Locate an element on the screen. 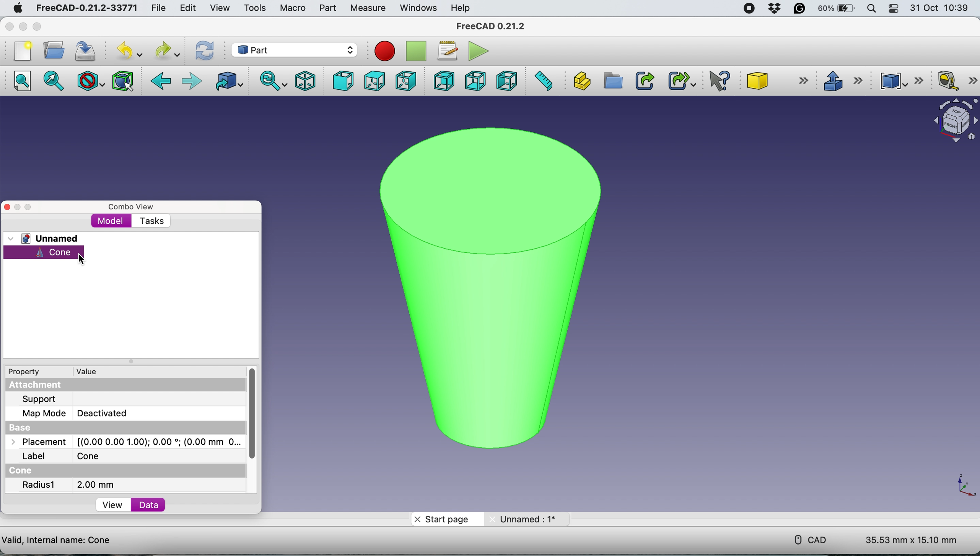 This screenshot has width=980, height=556. map mode: Deactivated is located at coordinates (83, 413).